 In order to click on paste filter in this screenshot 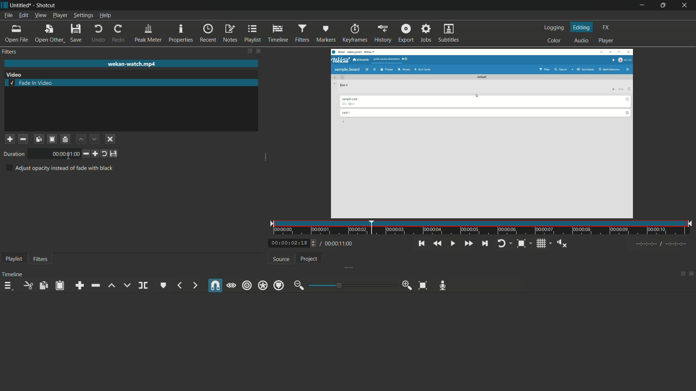, I will do `click(53, 139)`.